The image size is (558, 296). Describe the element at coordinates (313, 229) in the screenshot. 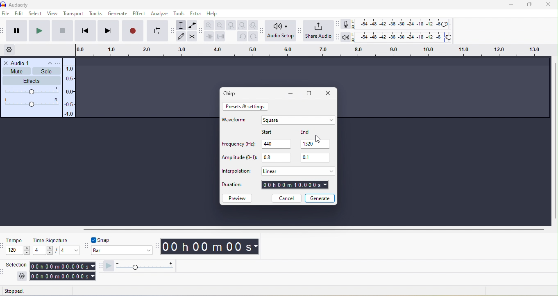

I see `horizontal scroll bar` at that location.